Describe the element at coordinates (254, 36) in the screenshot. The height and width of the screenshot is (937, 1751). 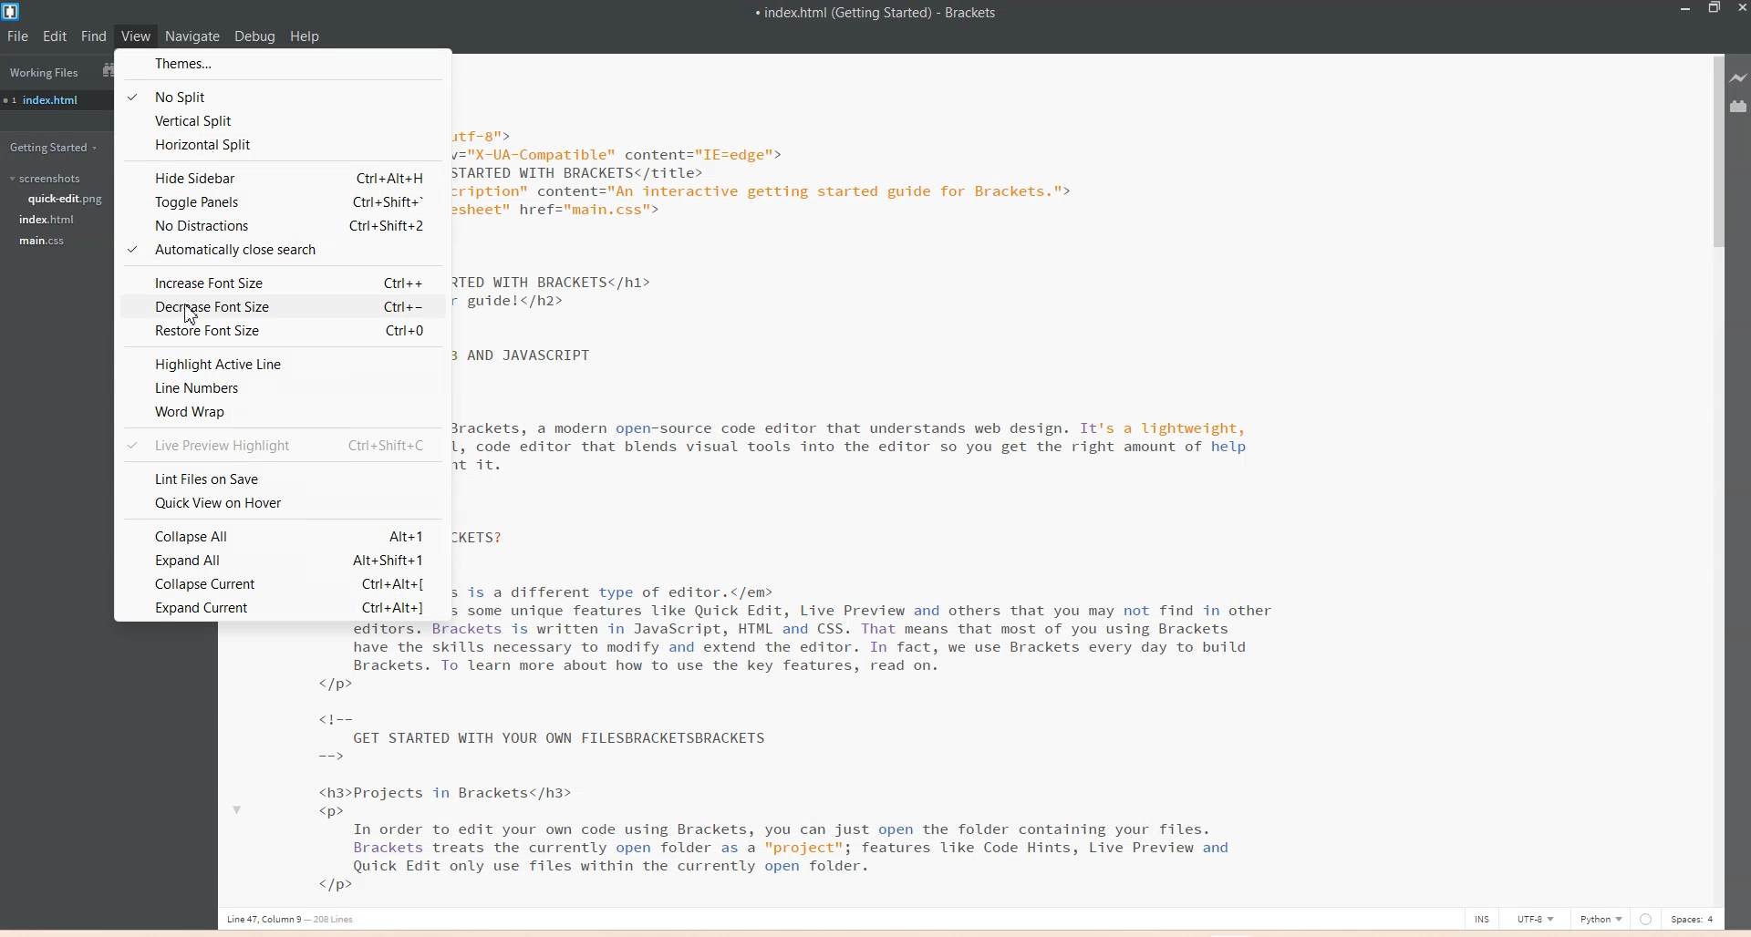
I see `Debug` at that location.